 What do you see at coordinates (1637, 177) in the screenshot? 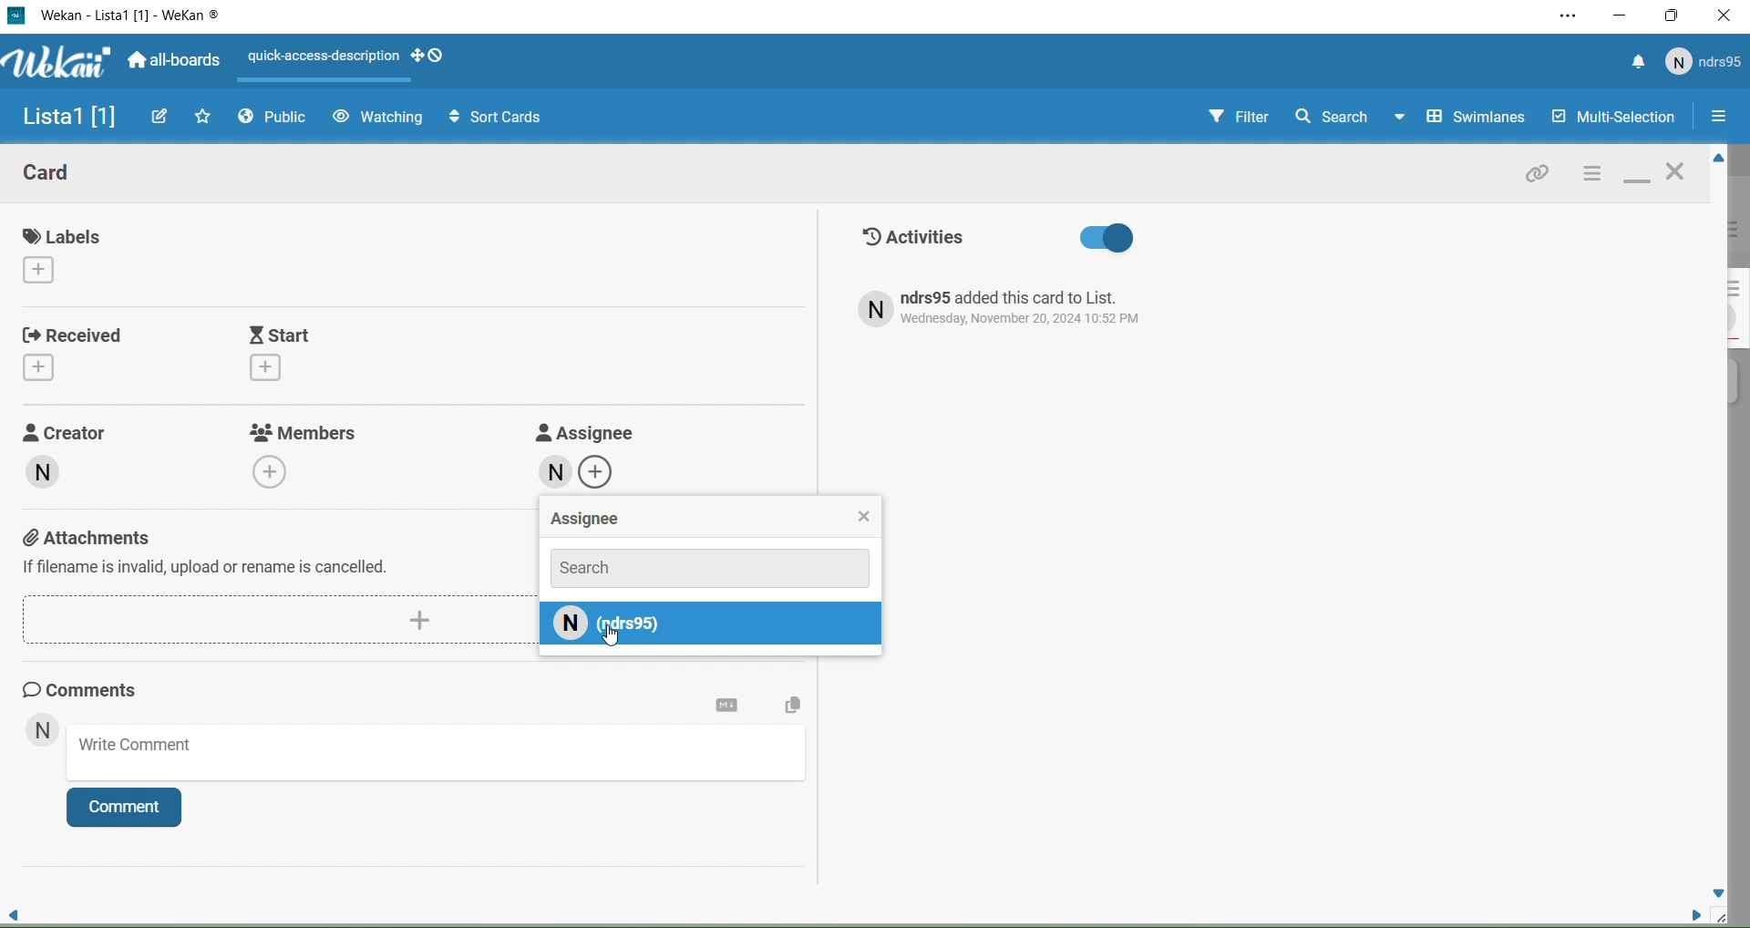
I see `minimise` at bounding box center [1637, 177].